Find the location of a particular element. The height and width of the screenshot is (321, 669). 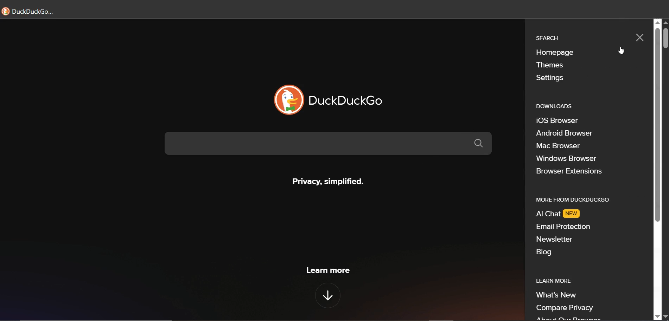

About our Browser is located at coordinates (568, 318).